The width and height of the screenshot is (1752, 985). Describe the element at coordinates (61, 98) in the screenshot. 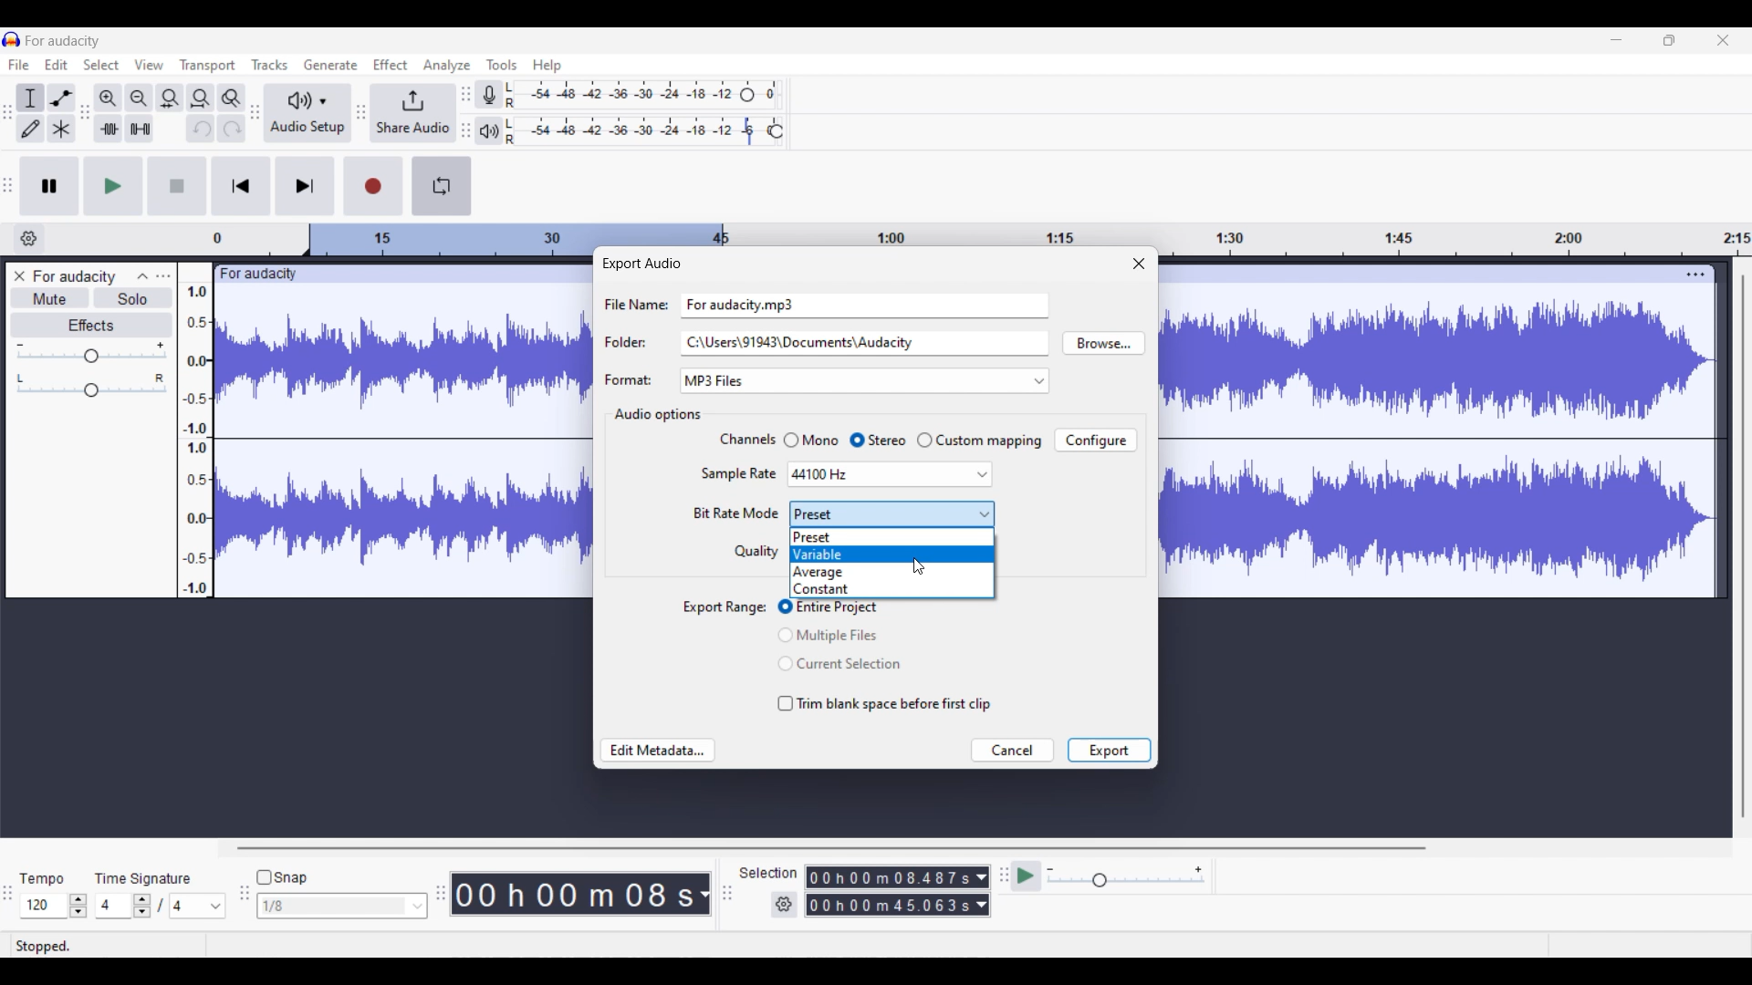

I see `Envelop tool` at that location.